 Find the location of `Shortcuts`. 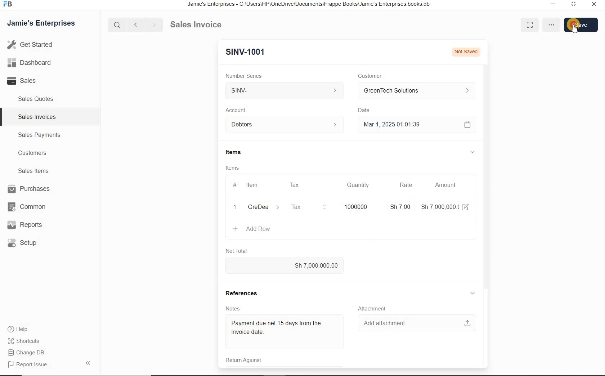

Shortcuts is located at coordinates (27, 341).